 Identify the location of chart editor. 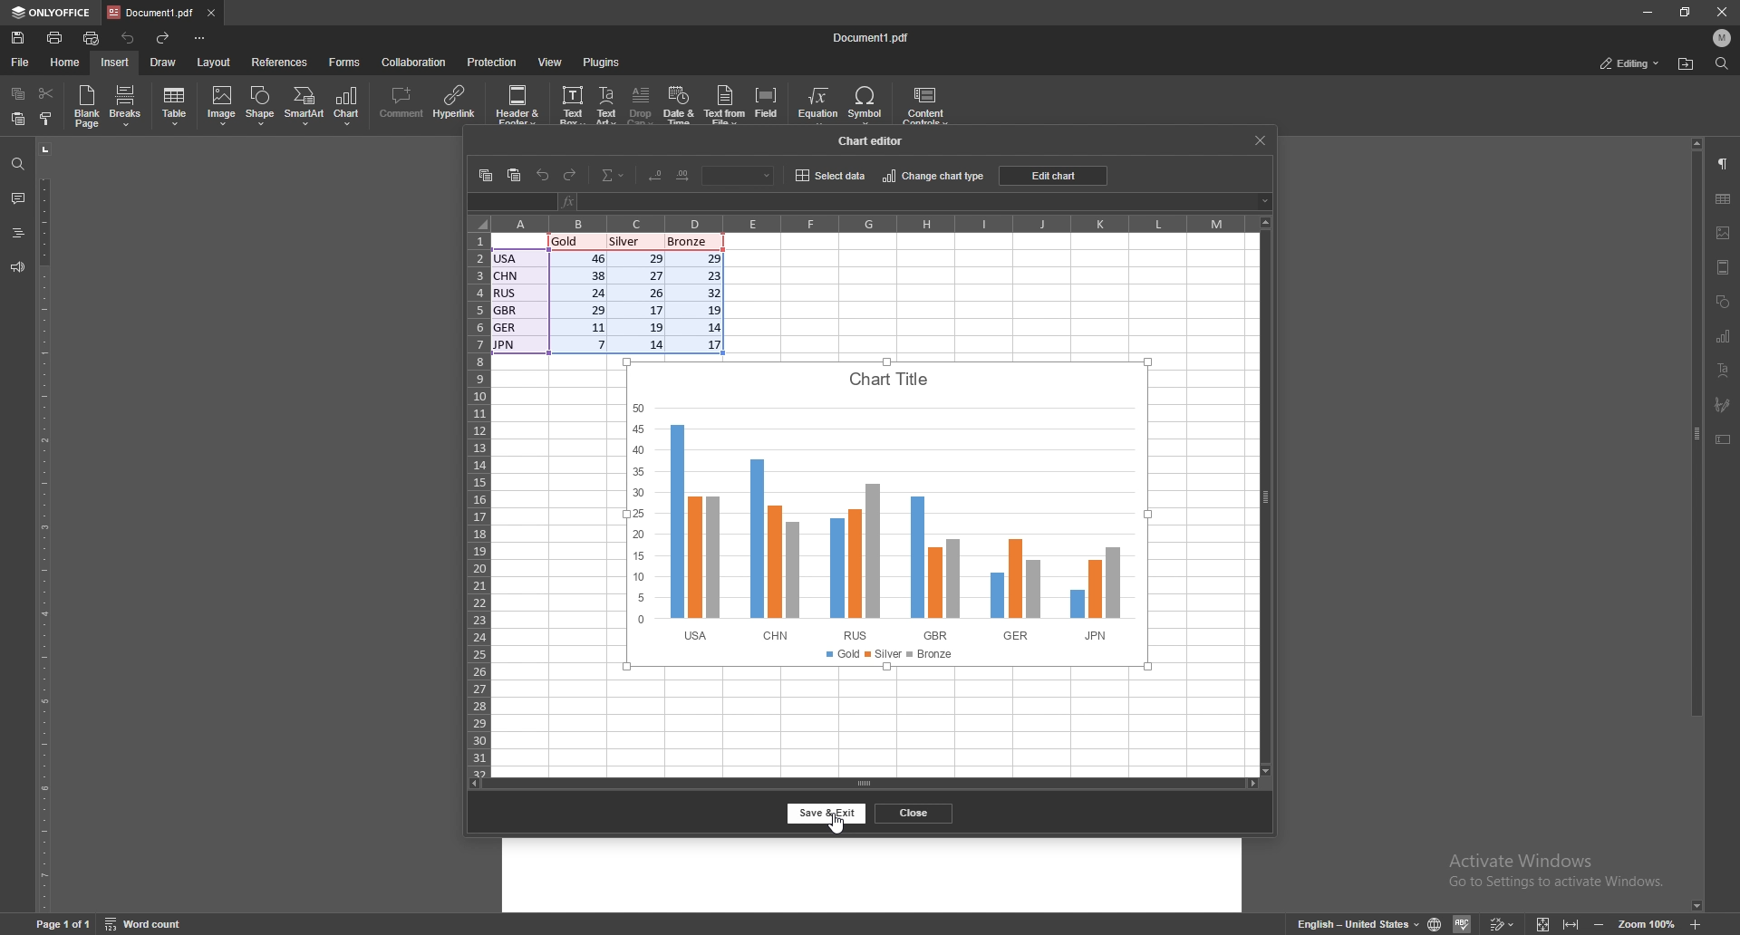
(876, 140).